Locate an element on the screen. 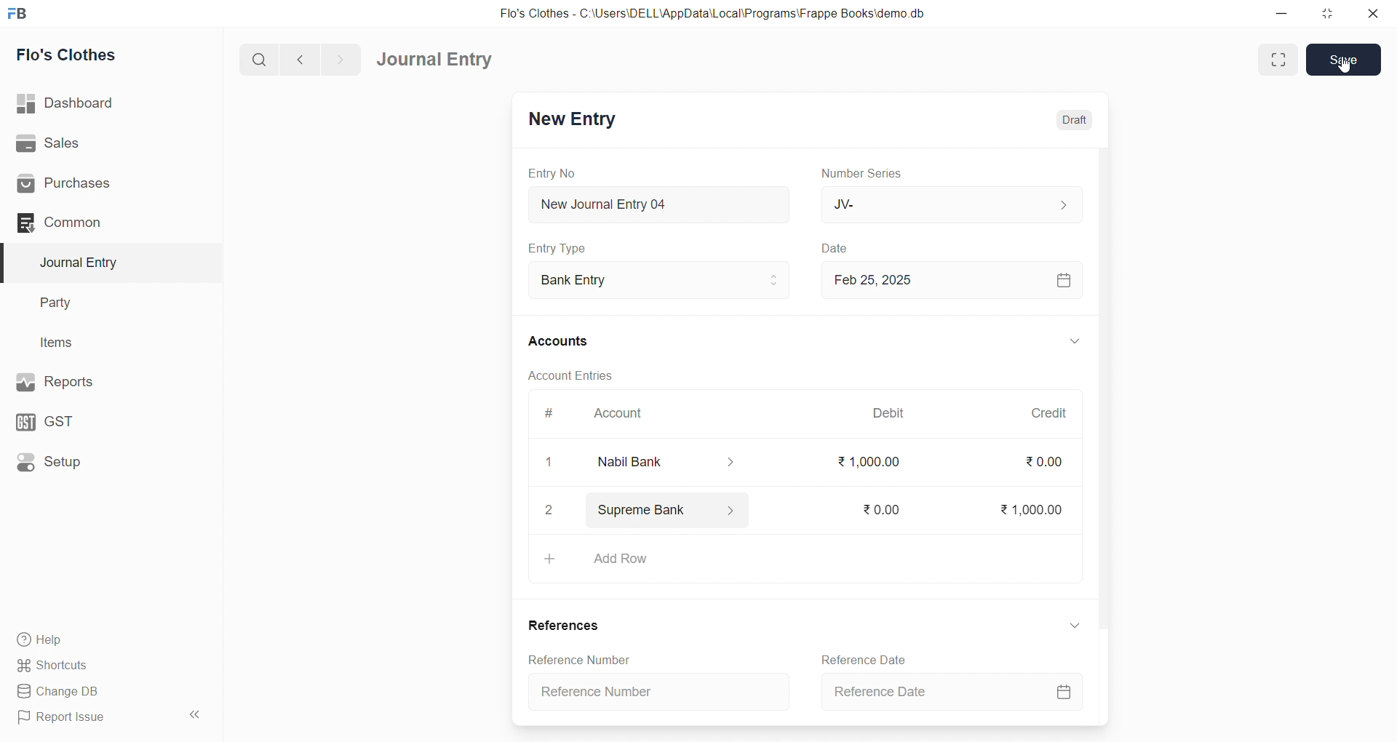 The width and height of the screenshot is (1397, 742). Setup is located at coordinates (103, 460).